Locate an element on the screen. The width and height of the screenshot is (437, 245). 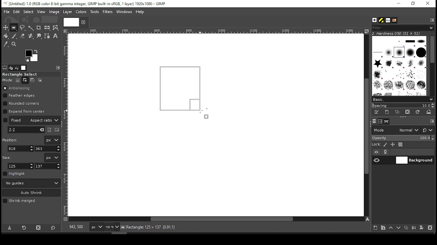
help is located at coordinates (140, 12).